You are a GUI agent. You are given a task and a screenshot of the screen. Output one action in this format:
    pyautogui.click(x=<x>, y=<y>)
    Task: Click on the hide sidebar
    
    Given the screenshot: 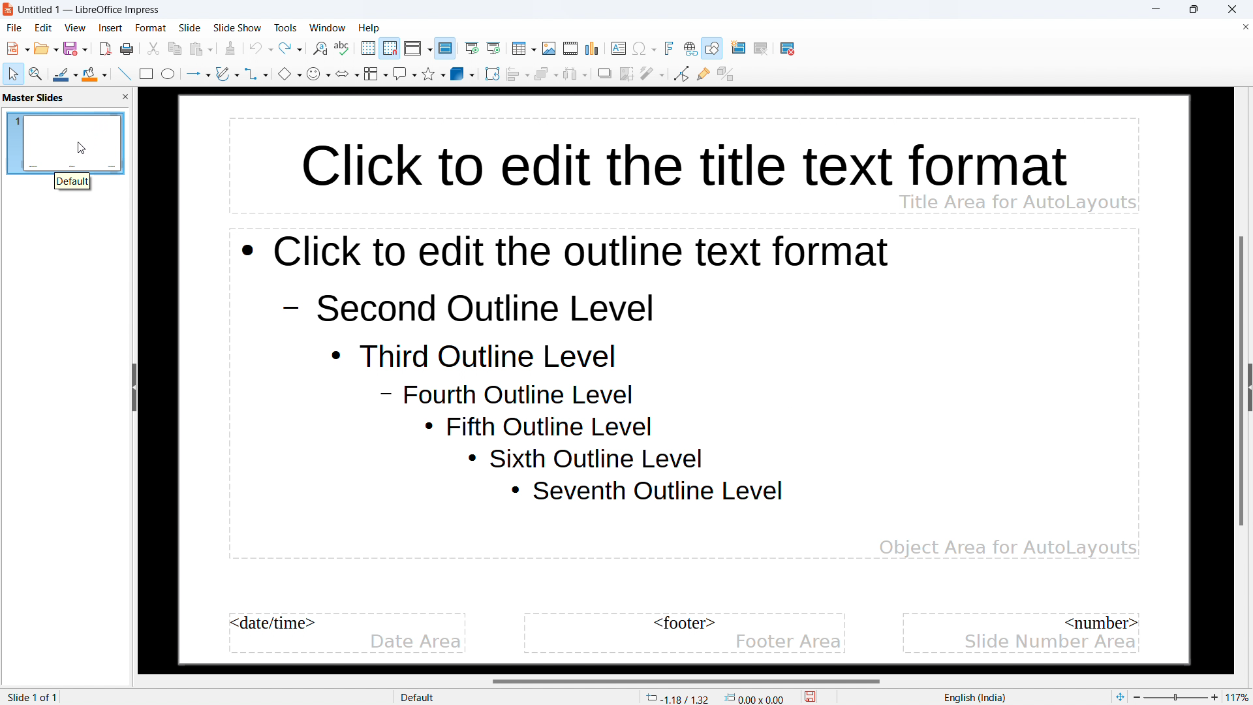 What is the action you would take?
    pyautogui.click(x=134, y=387)
    